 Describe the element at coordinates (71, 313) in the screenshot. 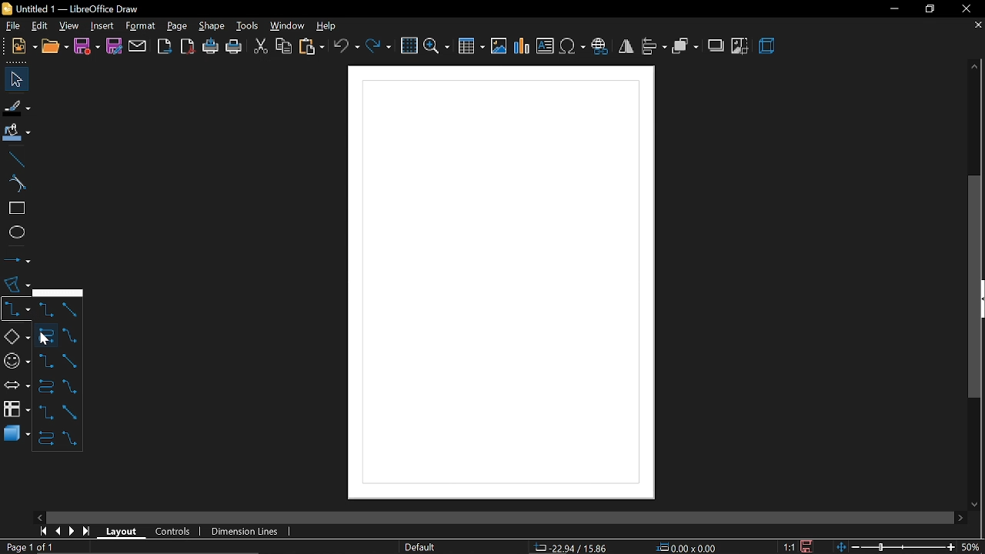

I see `straight connector` at that location.